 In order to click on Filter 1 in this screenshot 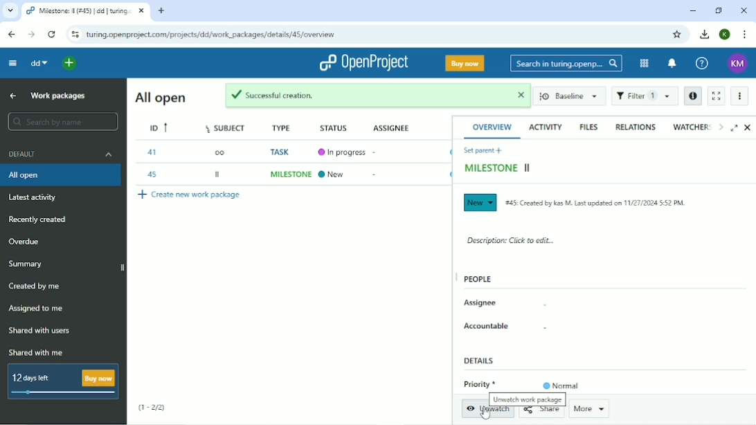, I will do `click(645, 96)`.